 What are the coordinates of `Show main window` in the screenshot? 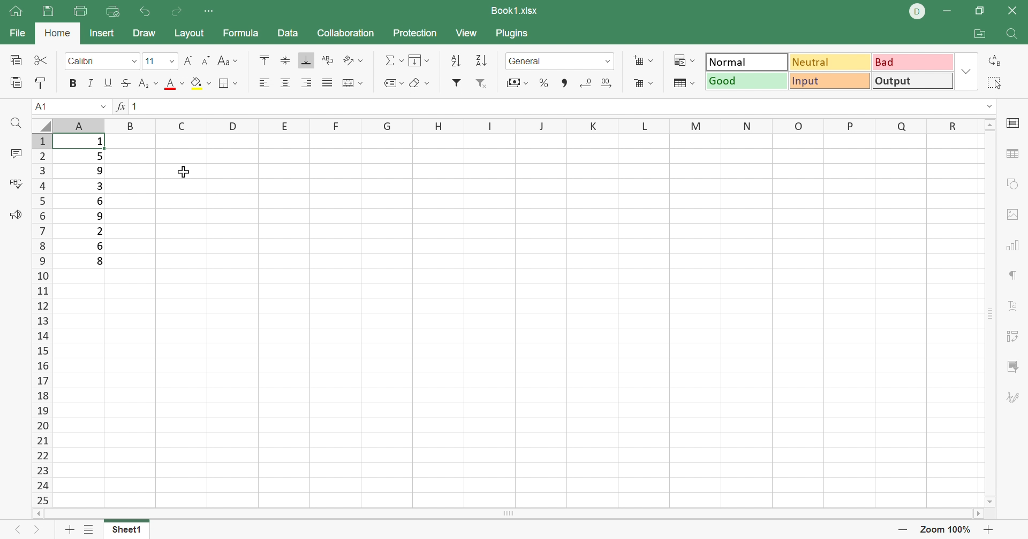 It's located at (14, 10).